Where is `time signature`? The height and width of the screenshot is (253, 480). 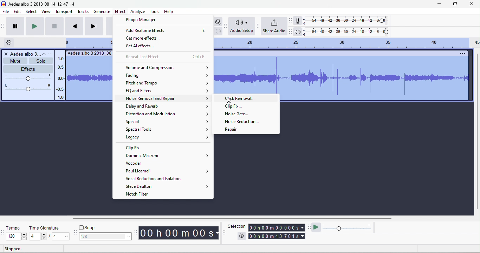
time signature is located at coordinates (45, 228).